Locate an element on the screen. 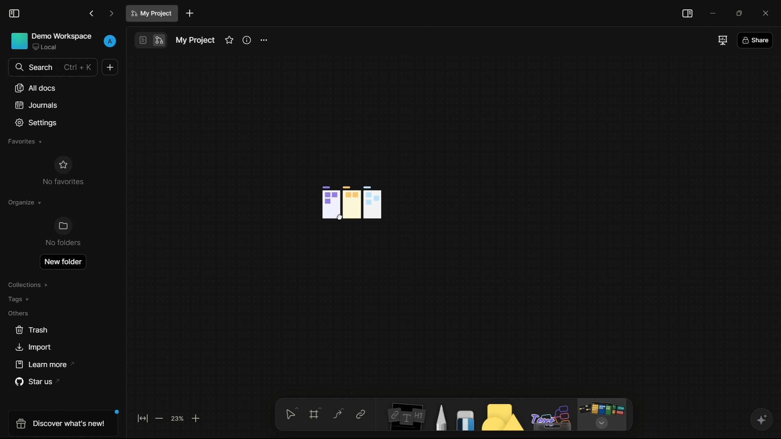 This screenshot has width=781, height=439. pencil and pen is located at coordinates (440, 417).